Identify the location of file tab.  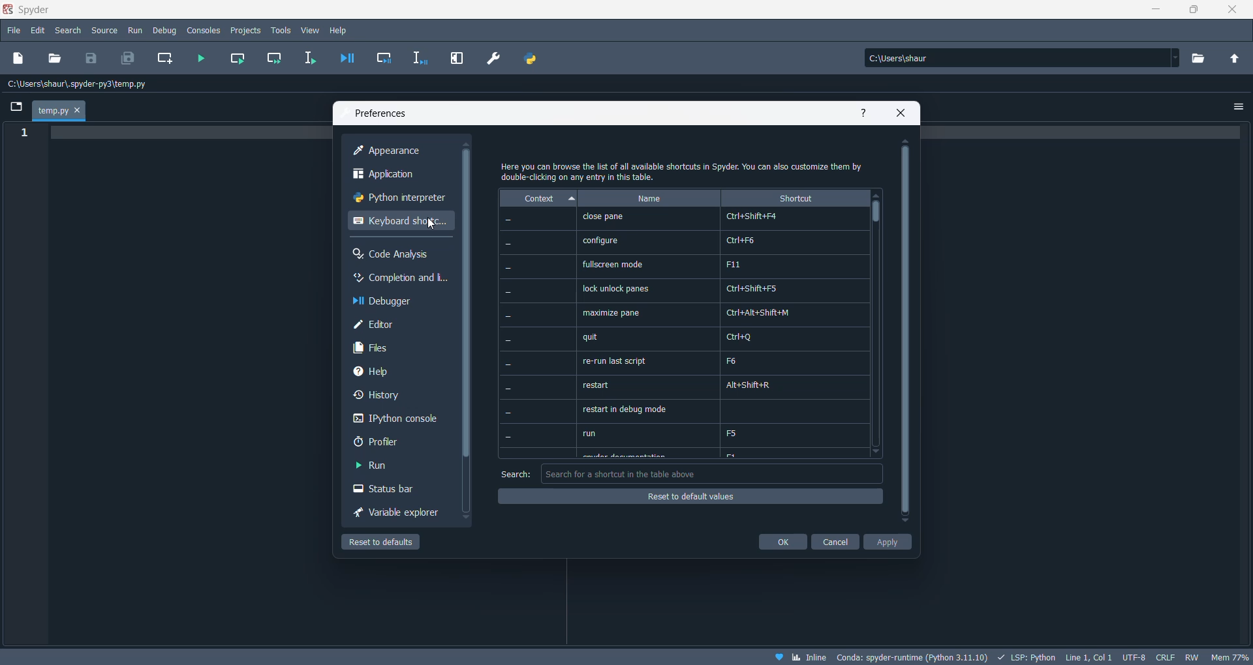
(60, 111).